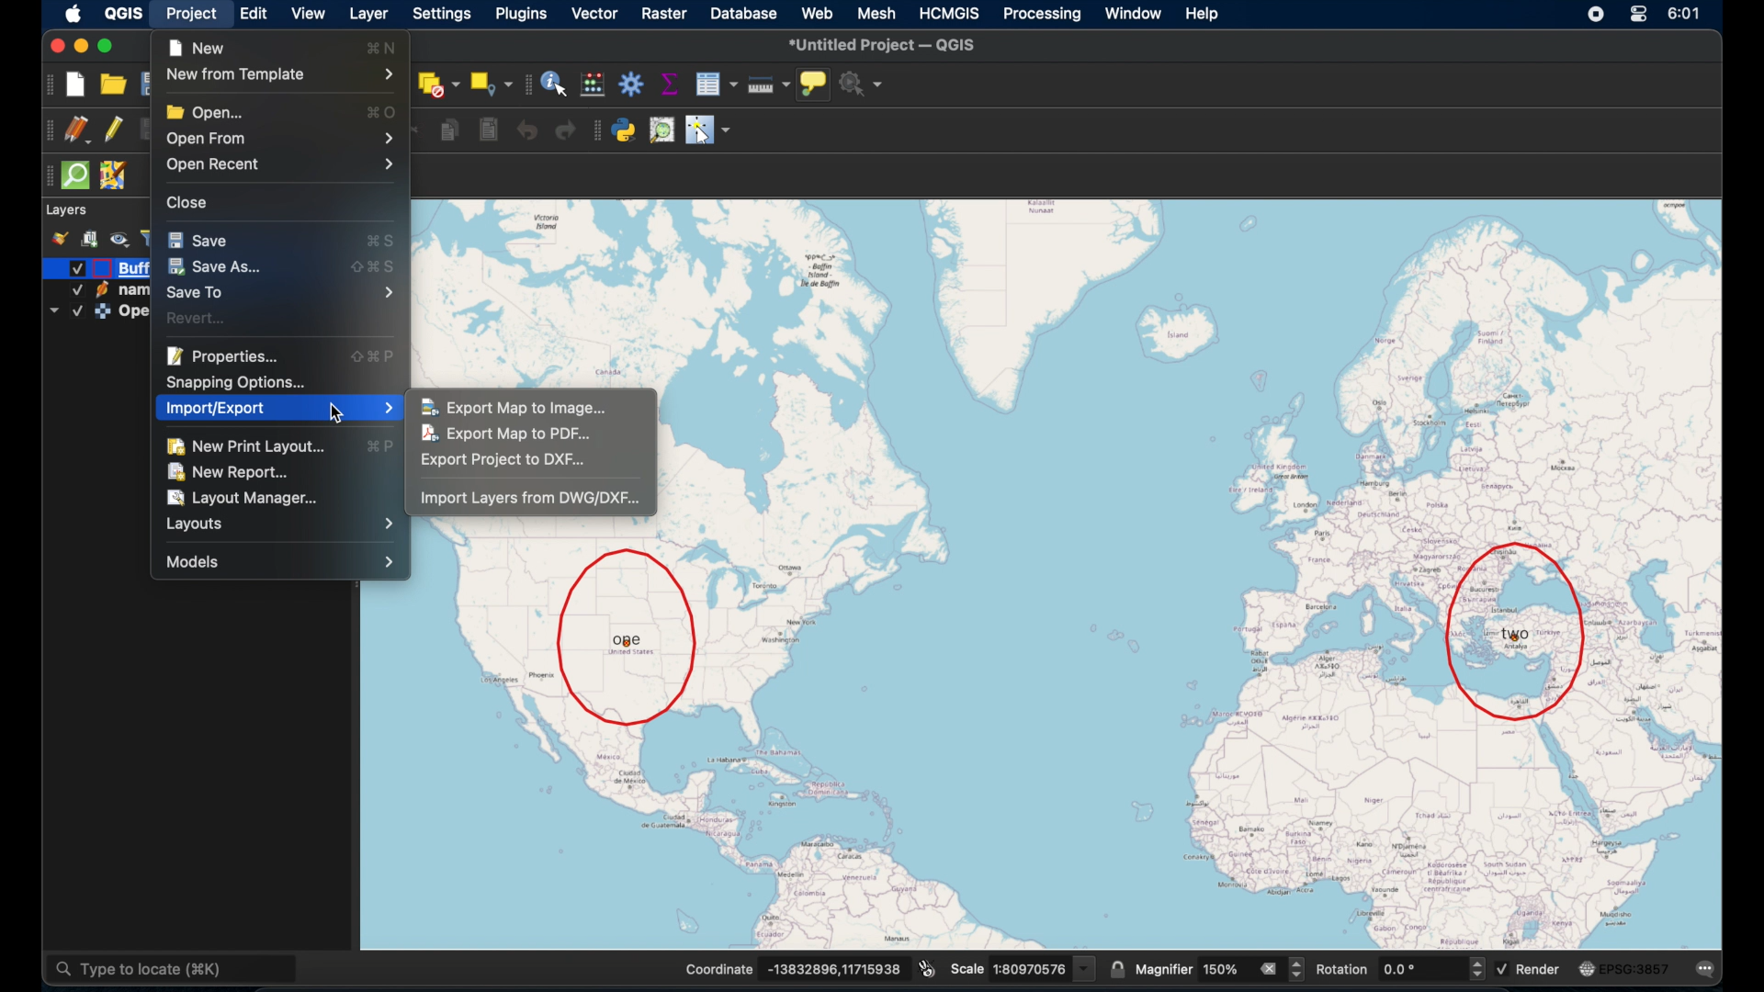  What do you see at coordinates (594, 131) in the screenshot?
I see `plugins toolbar` at bounding box center [594, 131].